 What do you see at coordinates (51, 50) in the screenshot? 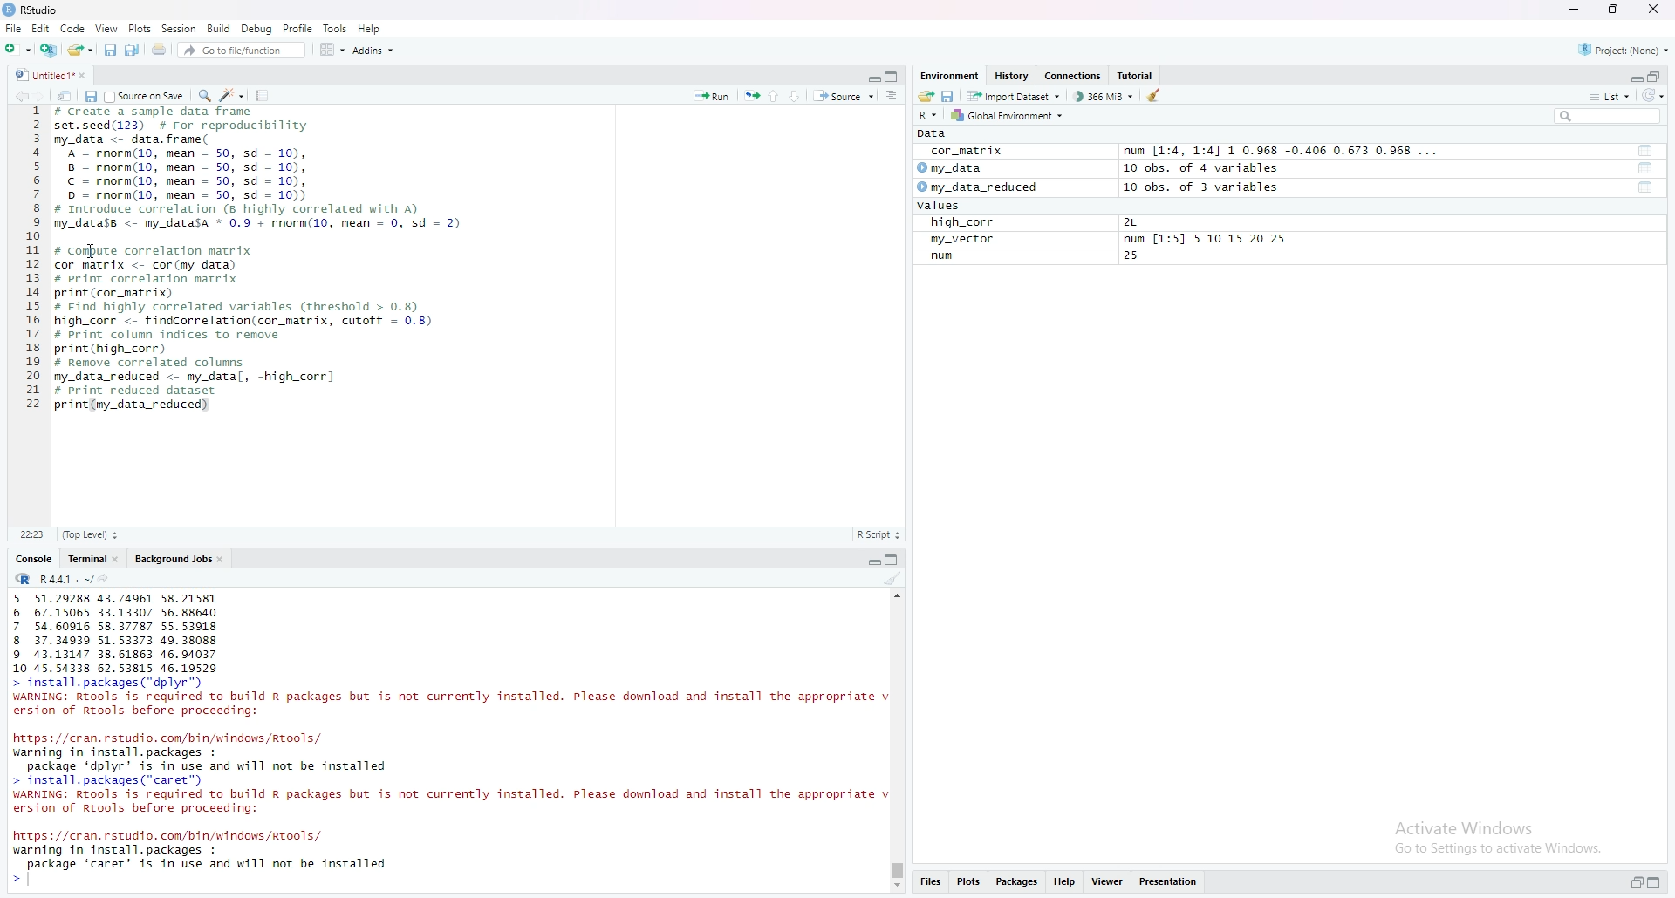
I see `add file` at bounding box center [51, 50].